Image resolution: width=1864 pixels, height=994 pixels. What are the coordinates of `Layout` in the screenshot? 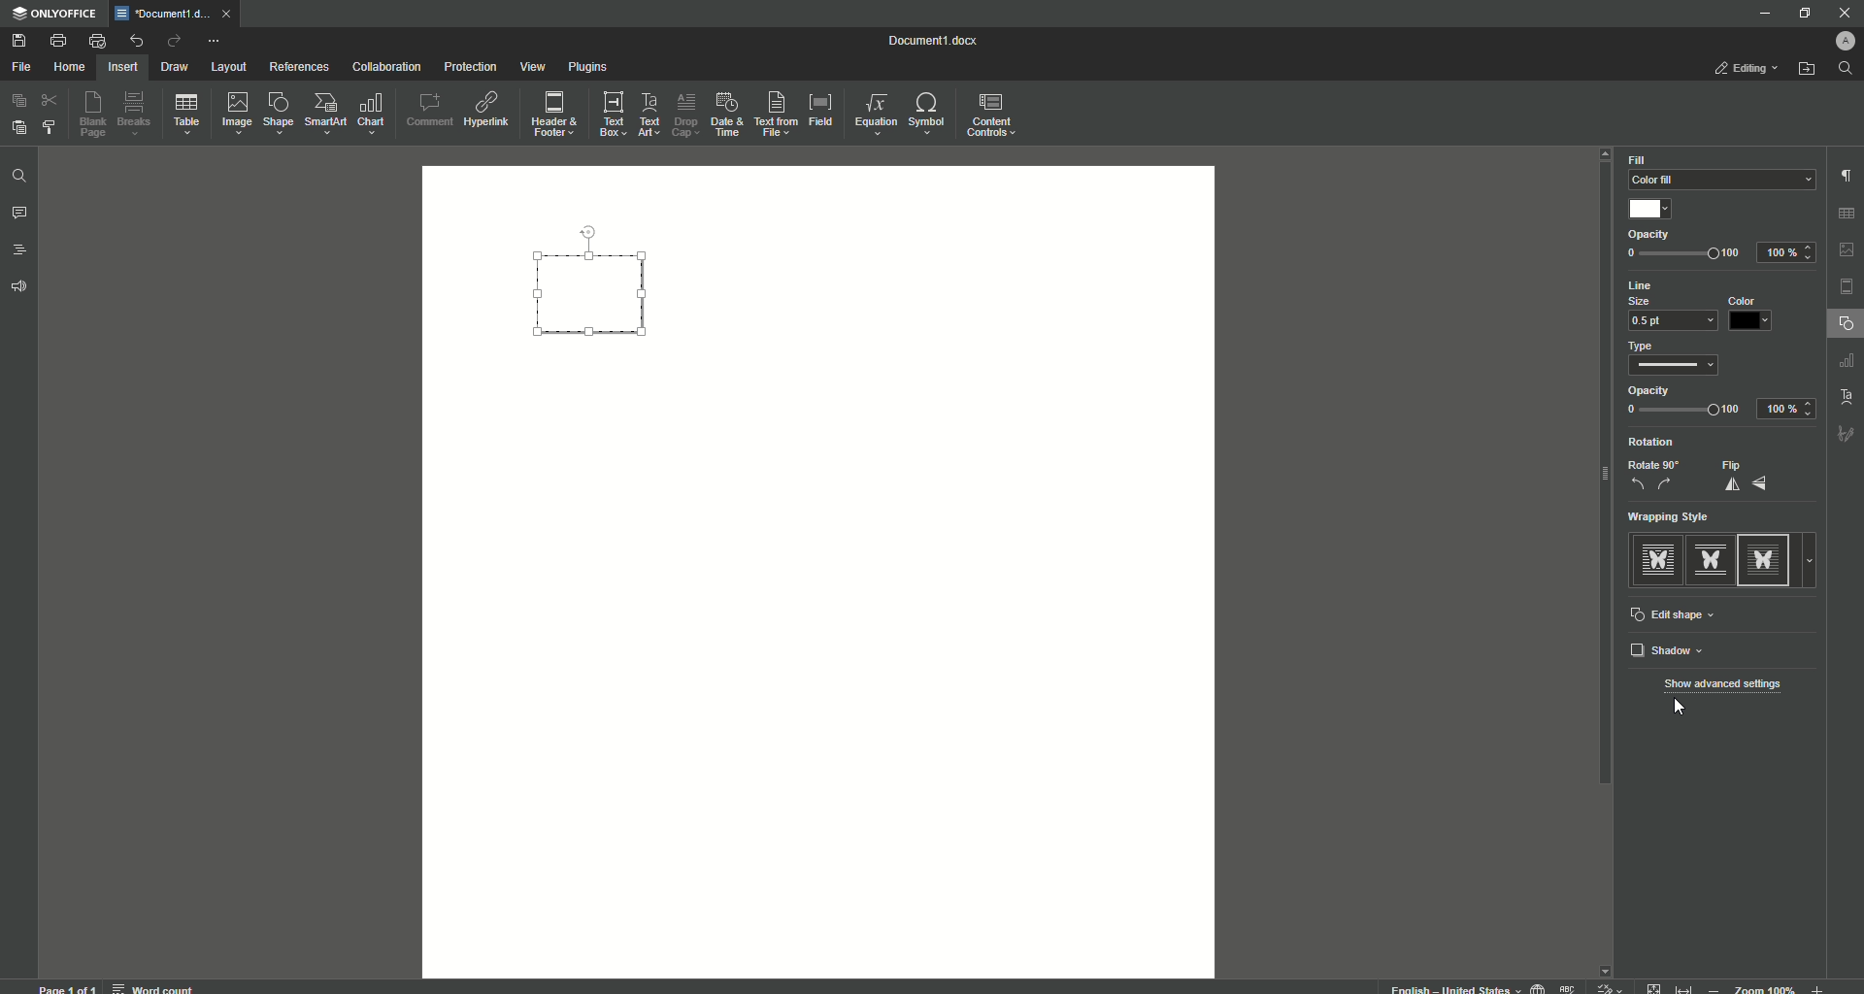 It's located at (228, 67).